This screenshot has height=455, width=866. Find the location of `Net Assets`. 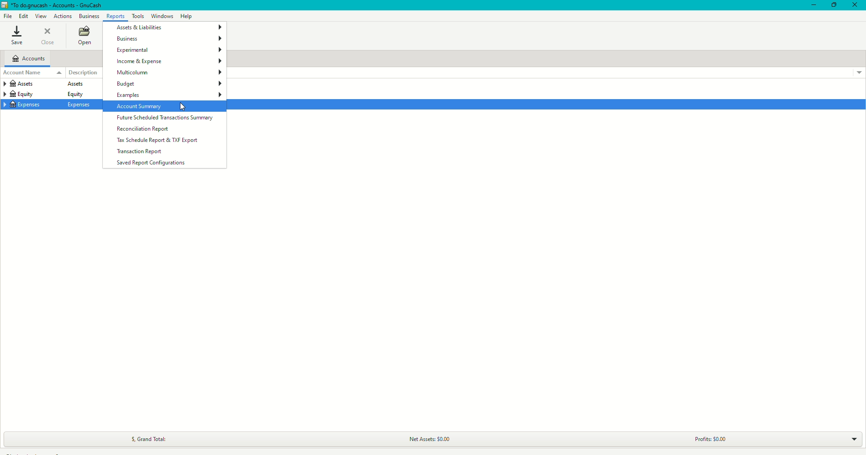

Net Assets is located at coordinates (432, 437).